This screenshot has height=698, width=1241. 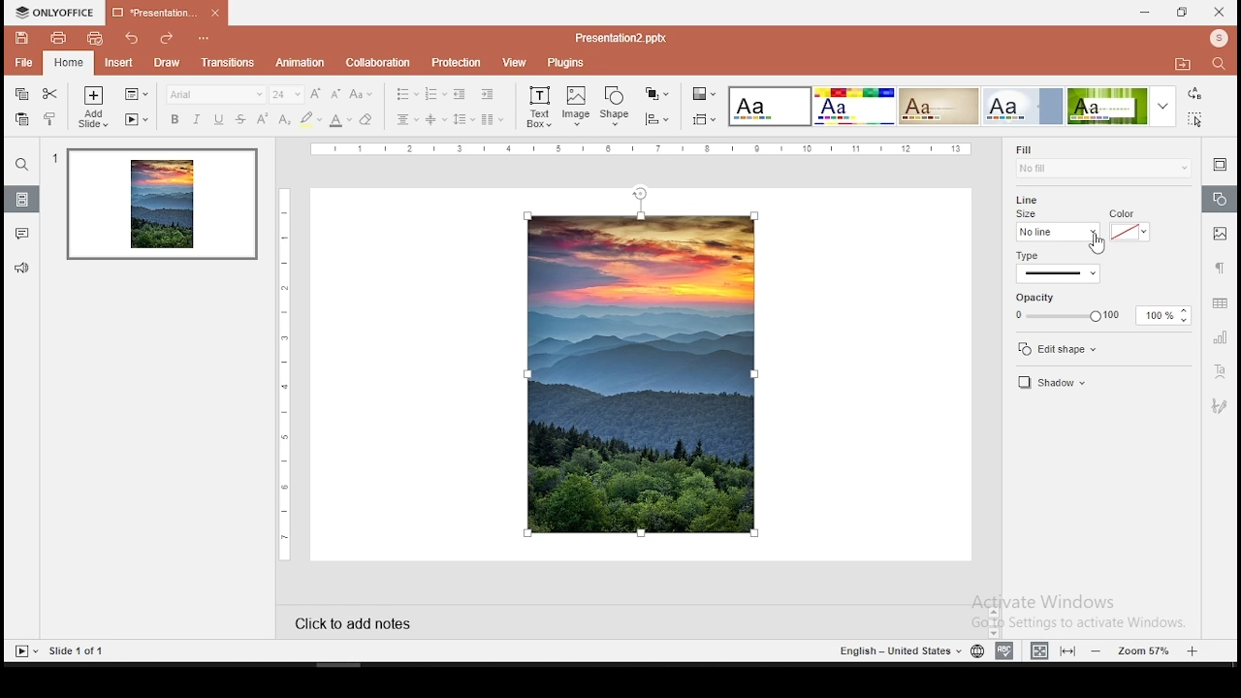 I want to click on shape, so click(x=617, y=104).